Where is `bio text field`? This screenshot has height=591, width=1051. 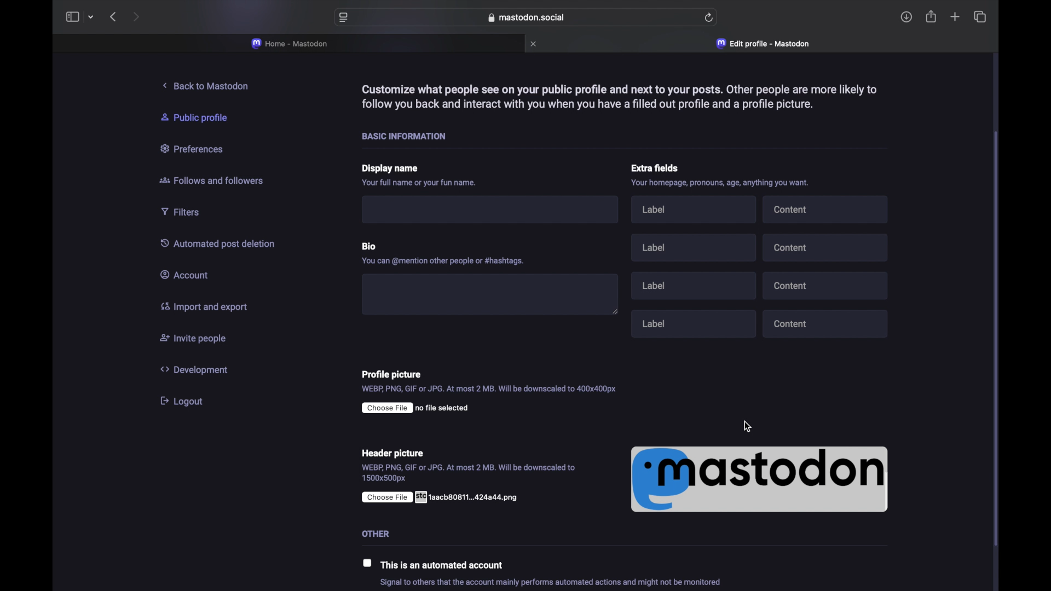
bio text field is located at coordinates (490, 291).